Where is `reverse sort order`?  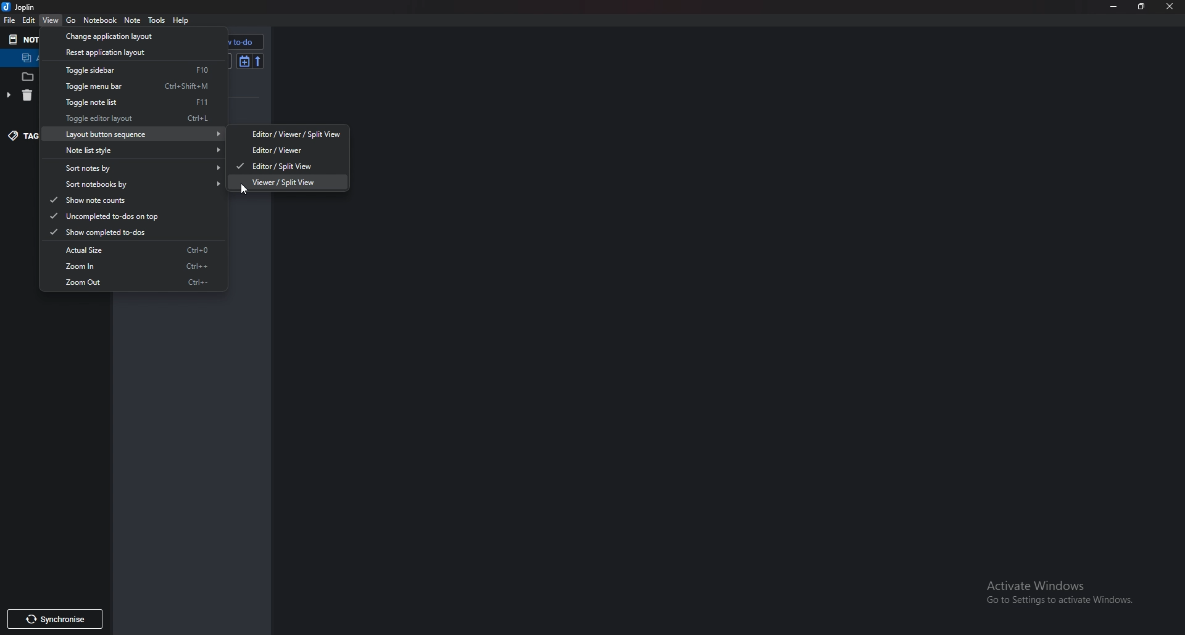
reverse sort order is located at coordinates (258, 61).